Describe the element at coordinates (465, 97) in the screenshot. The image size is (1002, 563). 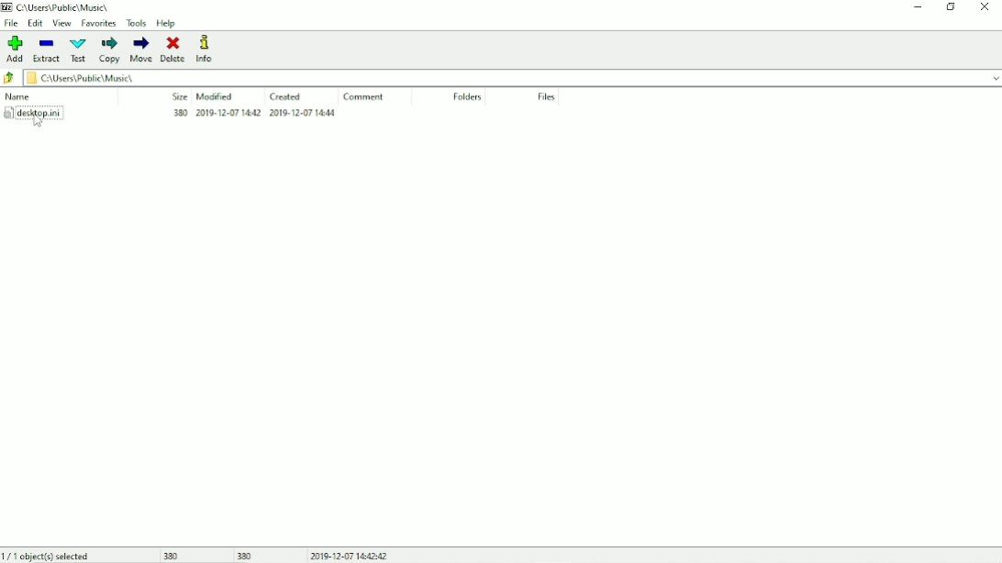
I see `Folders` at that location.